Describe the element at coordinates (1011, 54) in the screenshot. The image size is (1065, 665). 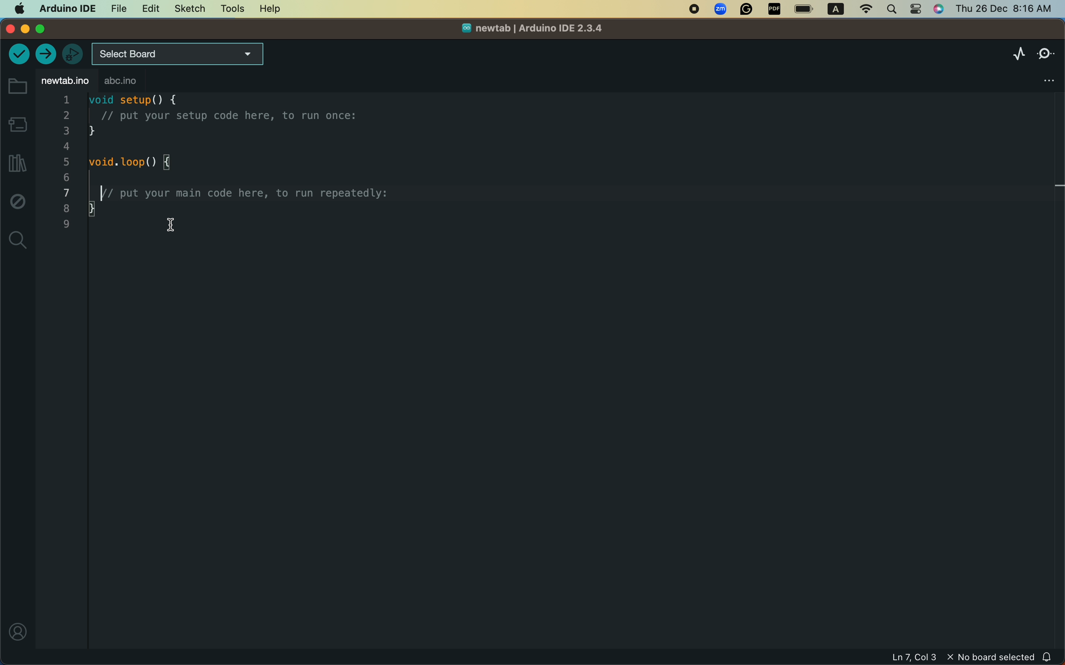
I see `serial plotter` at that location.